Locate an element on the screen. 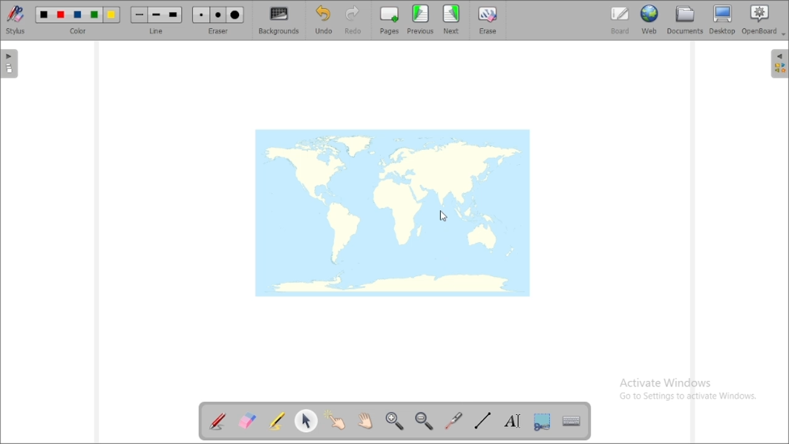  eraser is located at coordinates (218, 20).